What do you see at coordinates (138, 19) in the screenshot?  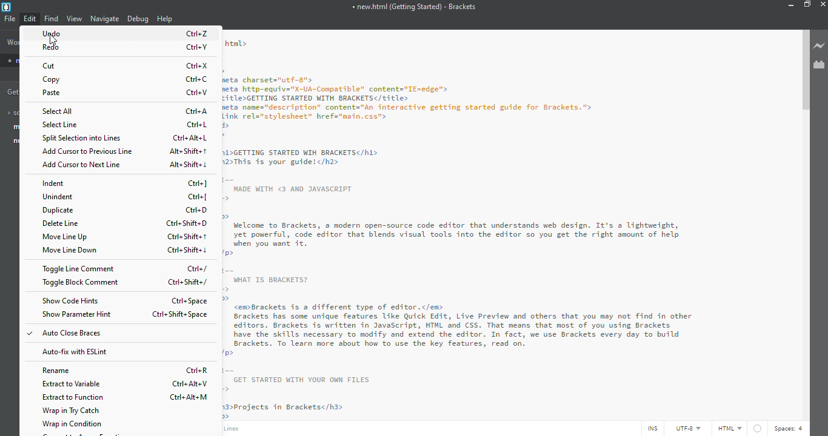 I see `debug` at bounding box center [138, 19].